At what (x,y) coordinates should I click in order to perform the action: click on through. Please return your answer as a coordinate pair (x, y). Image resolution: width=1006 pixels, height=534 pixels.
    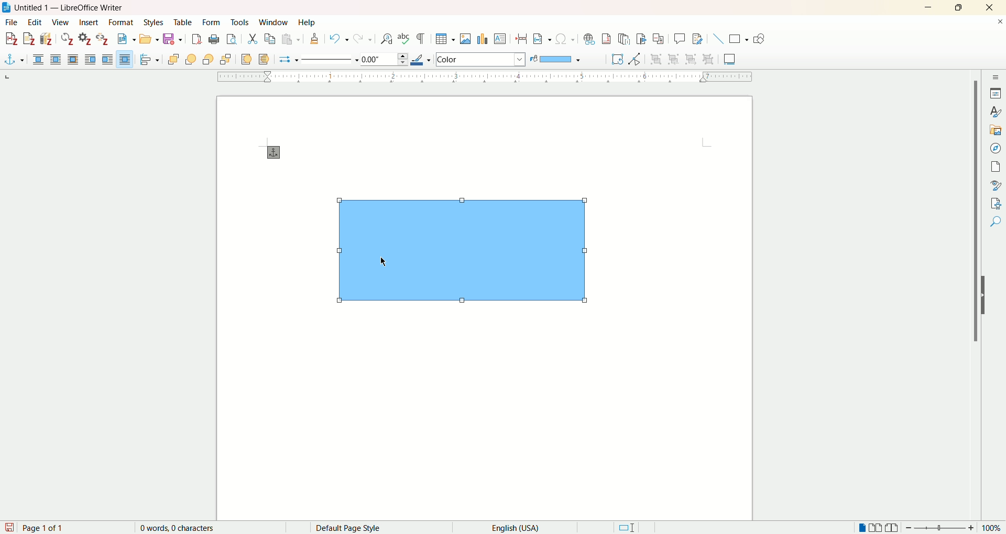
    Looking at the image, I should click on (127, 60).